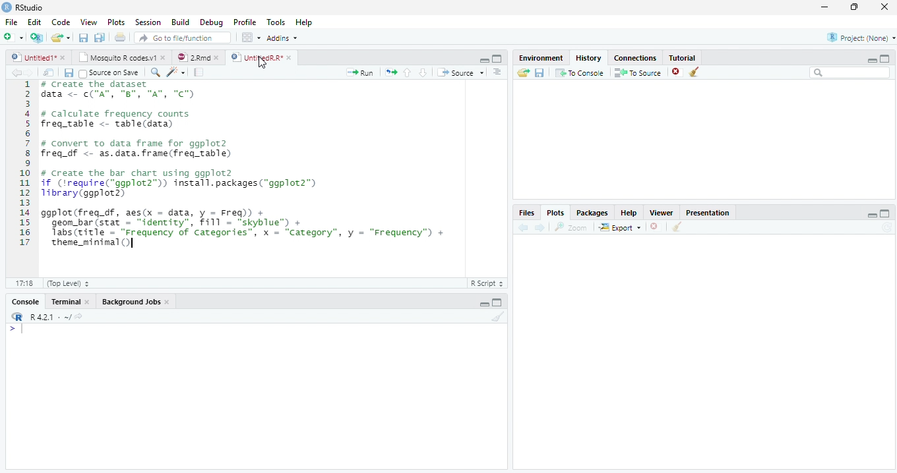  Describe the element at coordinates (33, 72) in the screenshot. I see `Forward` at that location.